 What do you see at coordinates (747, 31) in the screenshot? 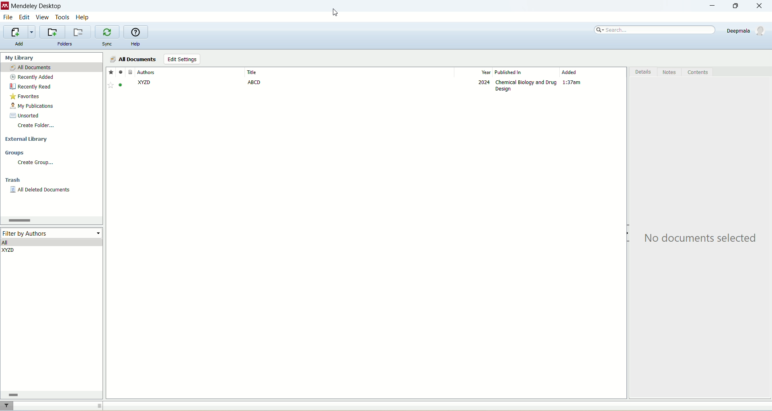
I see `account` at bounding box center [747, 31].